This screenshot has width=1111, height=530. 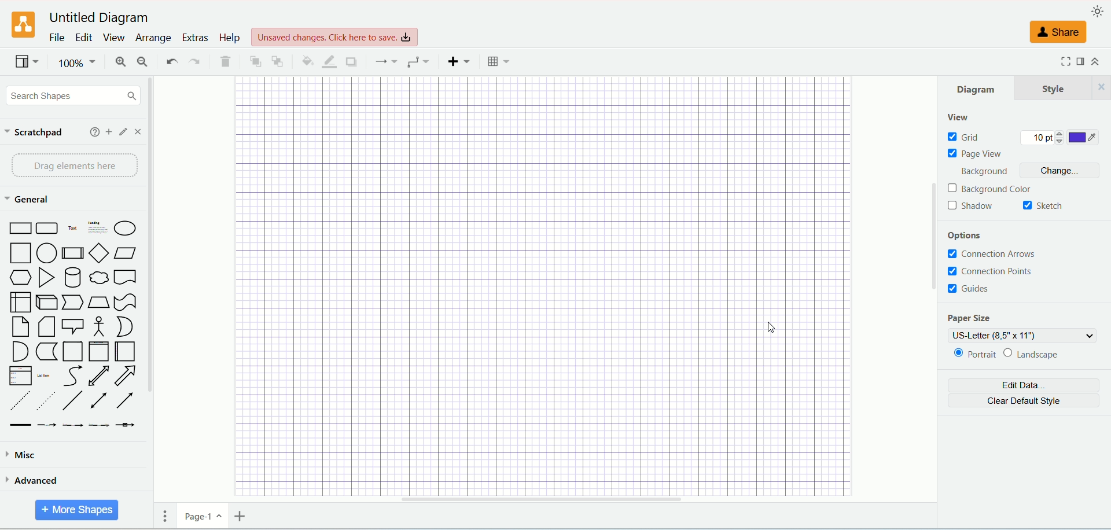 What do you see at coordinates (459, 61) in the screenshot?
I see `insert` at bounding box center [459, 61].